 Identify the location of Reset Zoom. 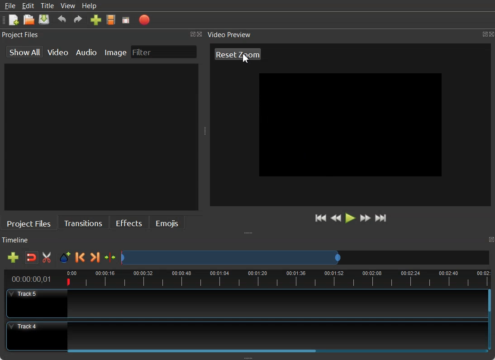
(238, 54).